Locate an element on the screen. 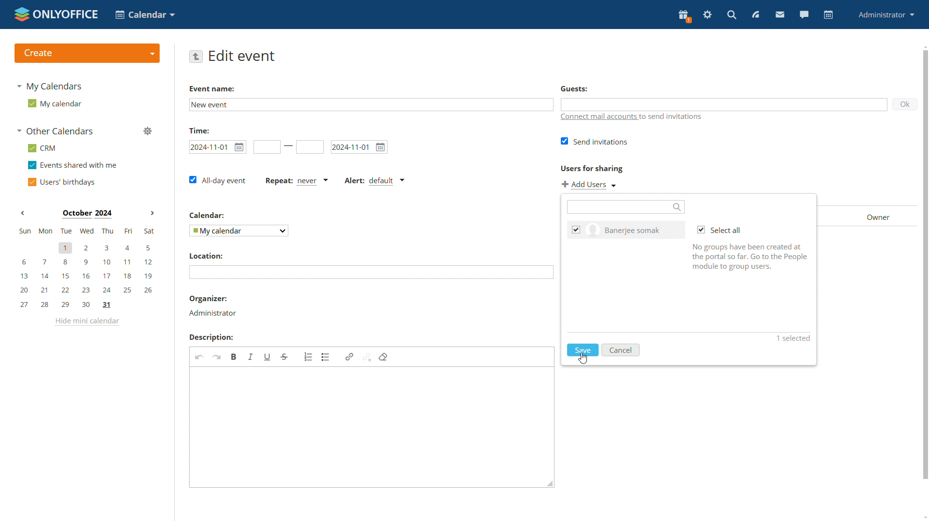 The width and height of the screenshot is (929, 522). Previous month is located at coordinates (23, 214).